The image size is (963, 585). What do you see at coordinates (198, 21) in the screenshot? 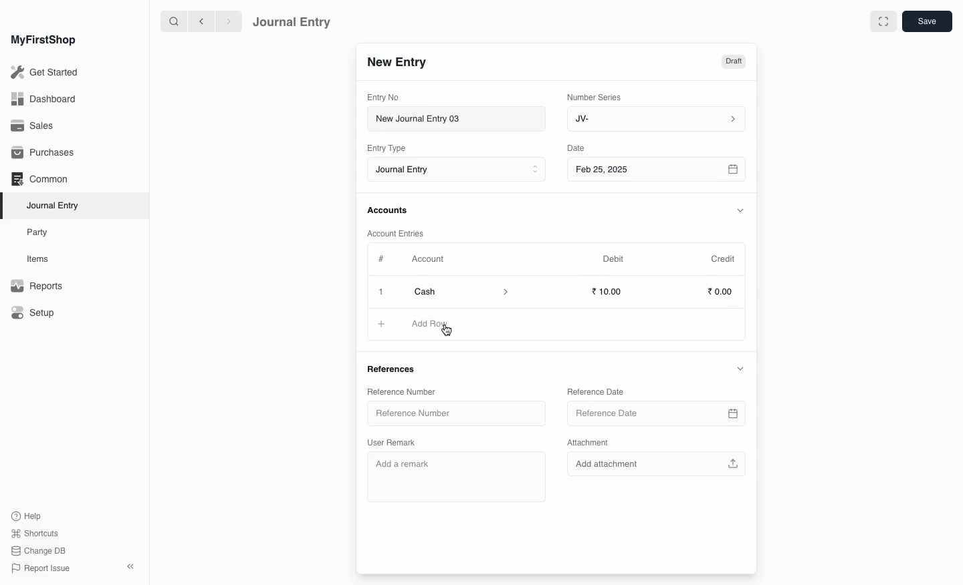
I see `backward <` at bounding box center [198, 21].